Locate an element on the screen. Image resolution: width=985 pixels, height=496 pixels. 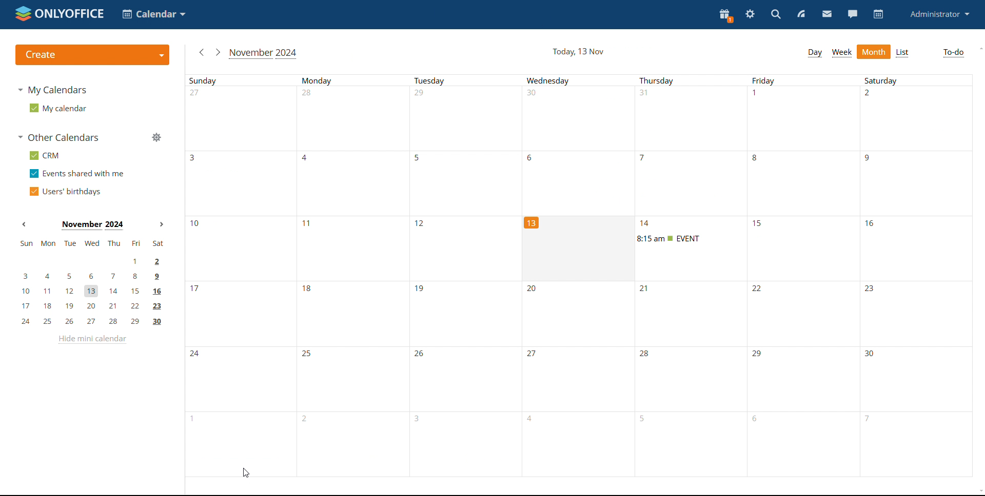
unallocated time slots is located at coordinates (583, 120).